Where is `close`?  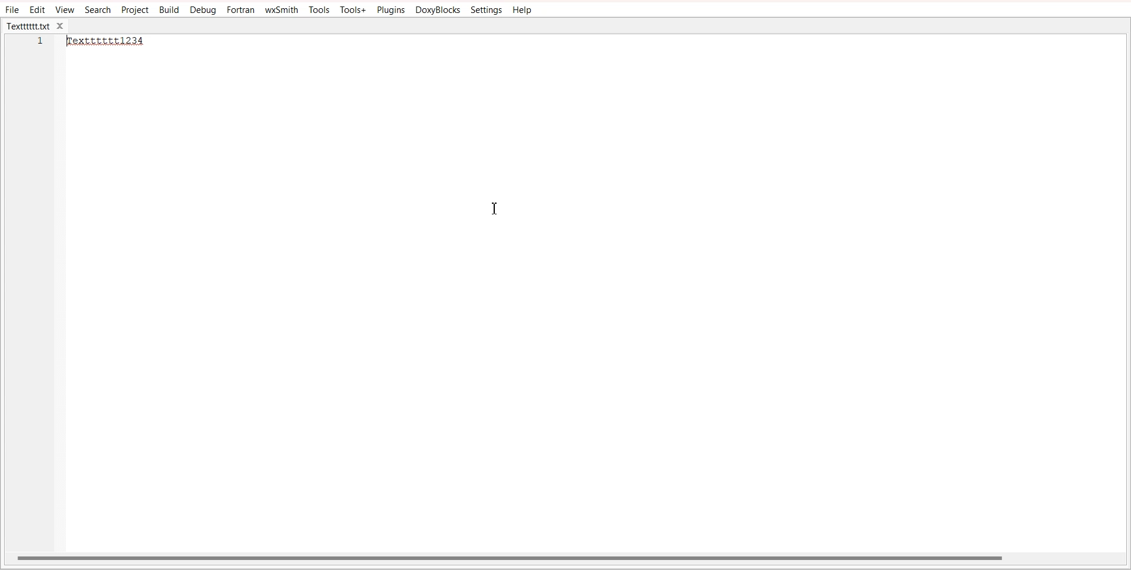
close is located at coordinates (63, 25).